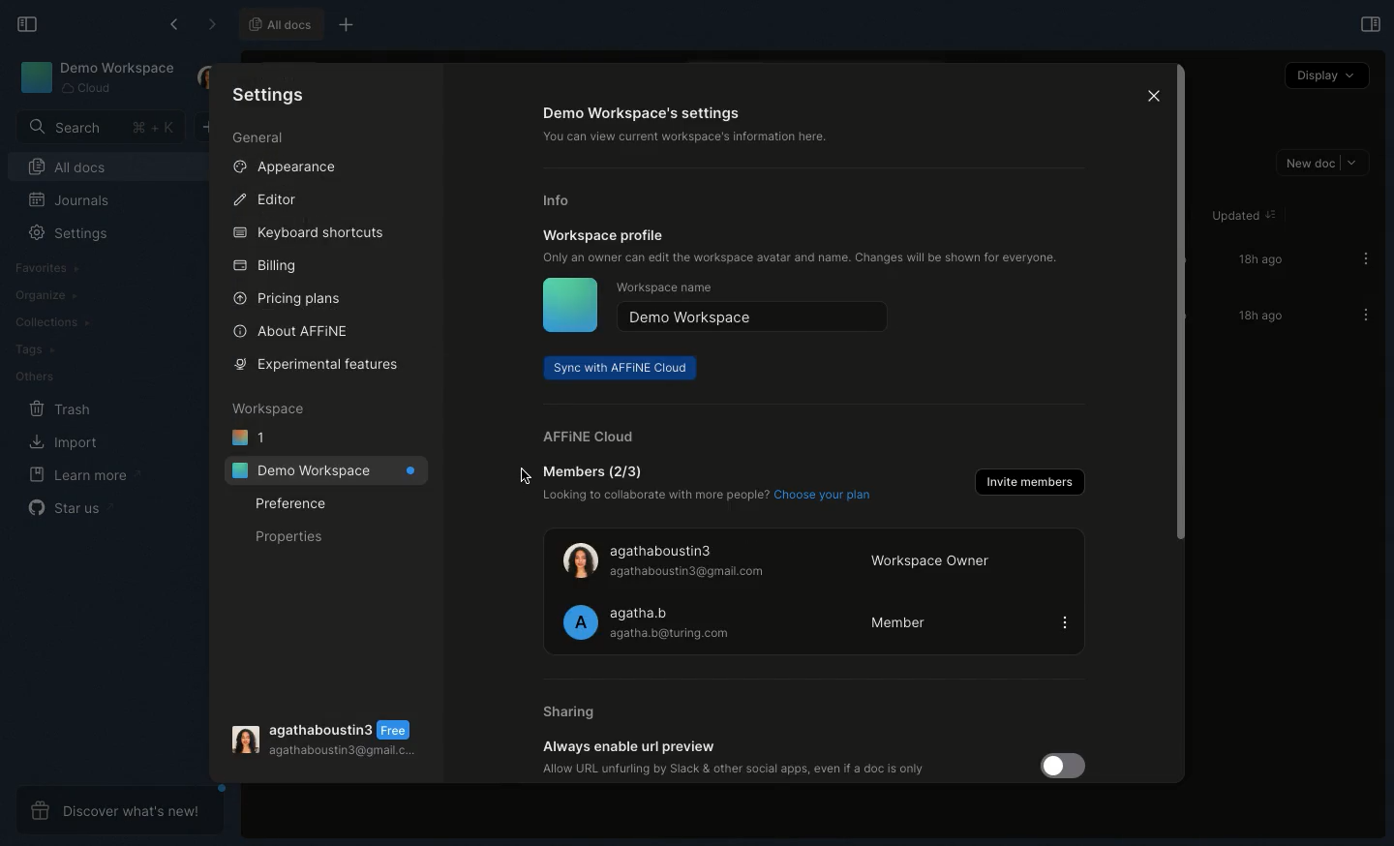 The width and height of the screenshot is (1394, 846). I want to click on Workspace, so click(268, 408).